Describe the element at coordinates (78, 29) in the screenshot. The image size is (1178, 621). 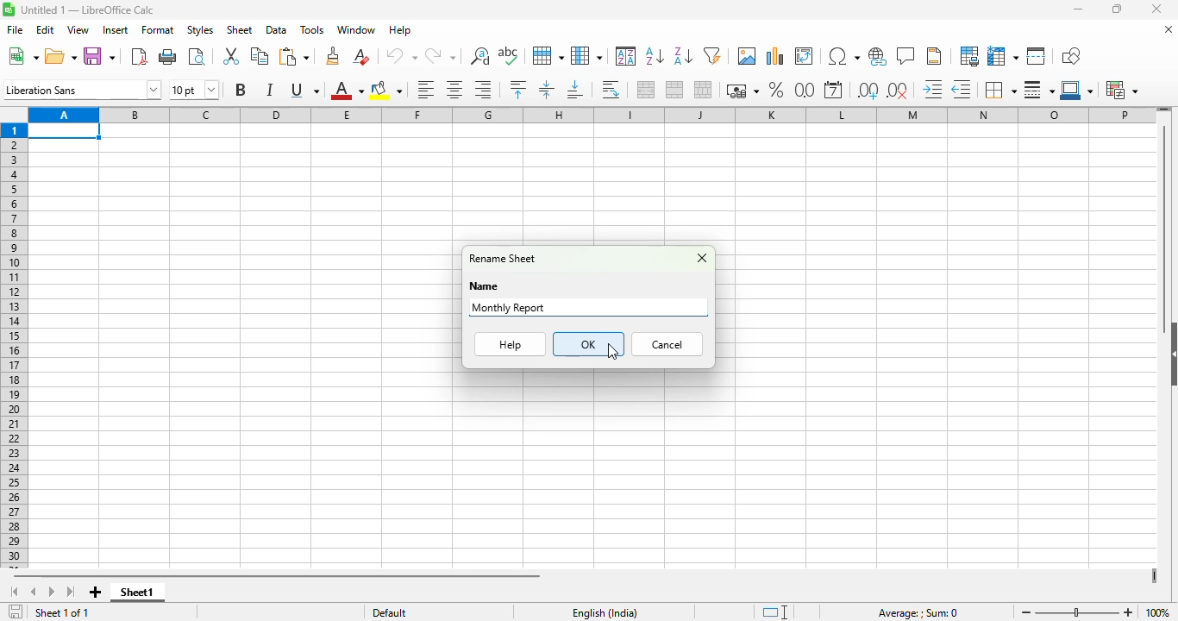
I see `view` at that location.